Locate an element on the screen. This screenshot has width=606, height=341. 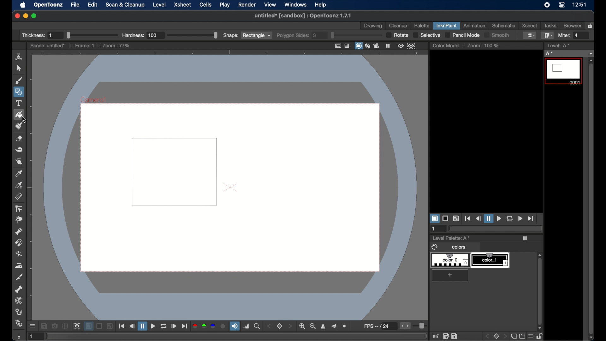
new page is located at coordinates (513, 336).